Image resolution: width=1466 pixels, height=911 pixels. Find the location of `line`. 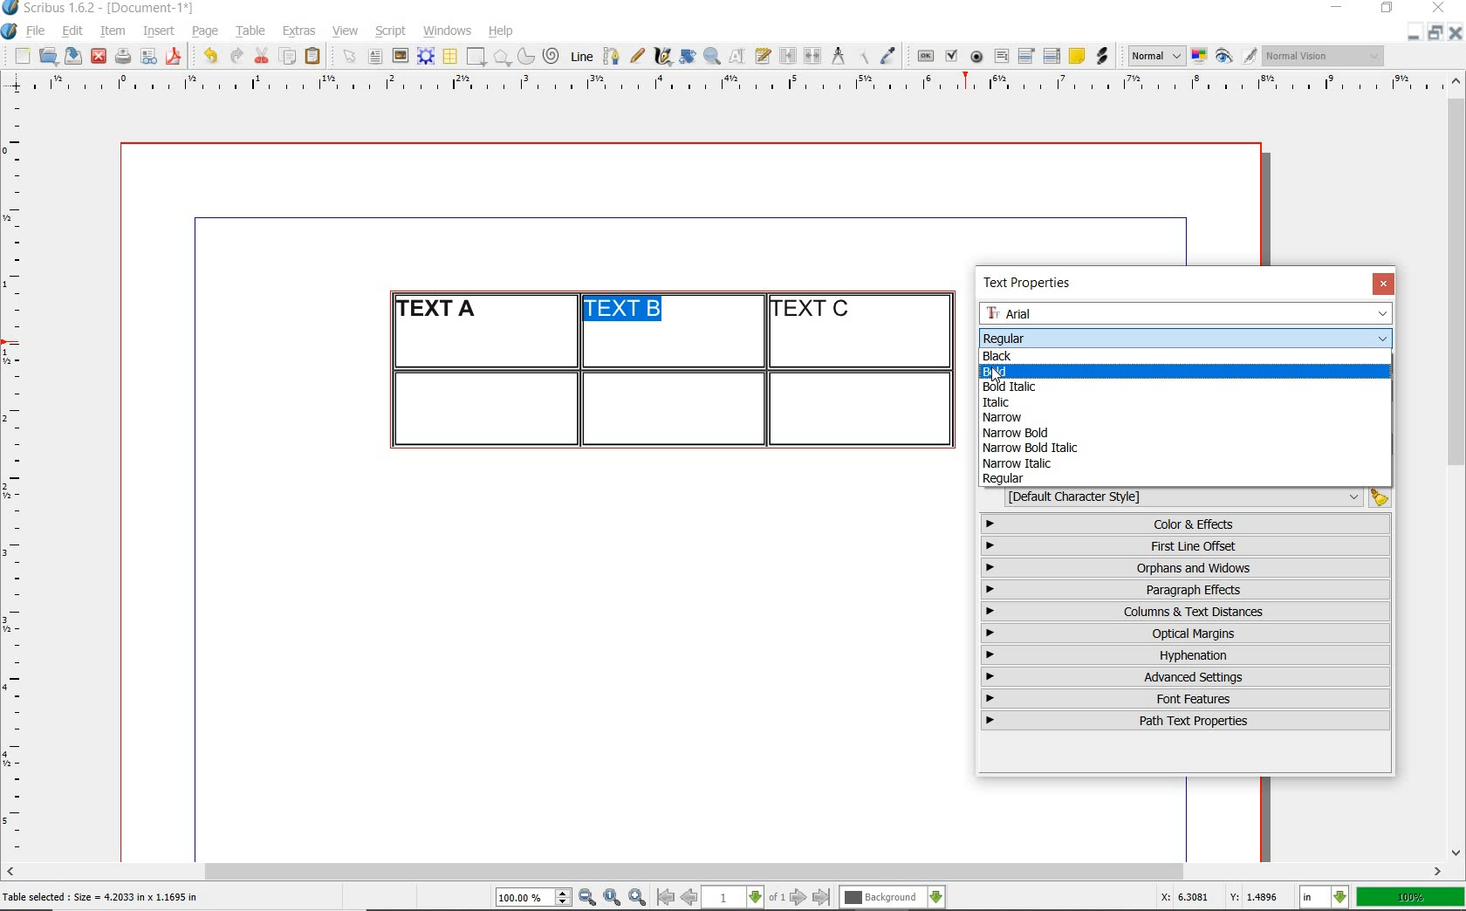

line is located at coordinates (579, 56).